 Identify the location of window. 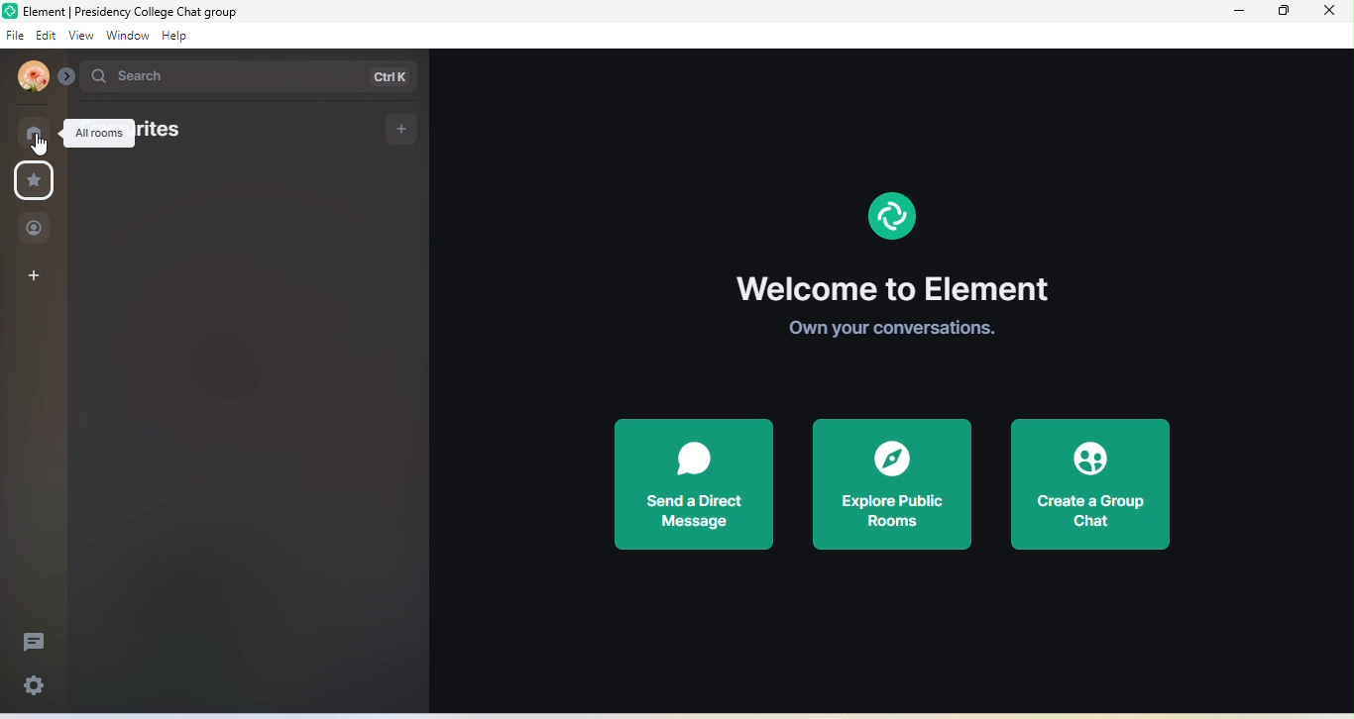
(128, 36).